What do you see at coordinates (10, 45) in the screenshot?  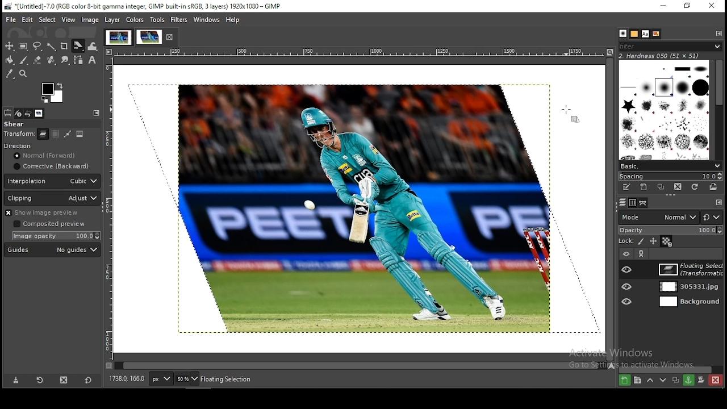 I see `selection tool` at bounding box center [10, 45].